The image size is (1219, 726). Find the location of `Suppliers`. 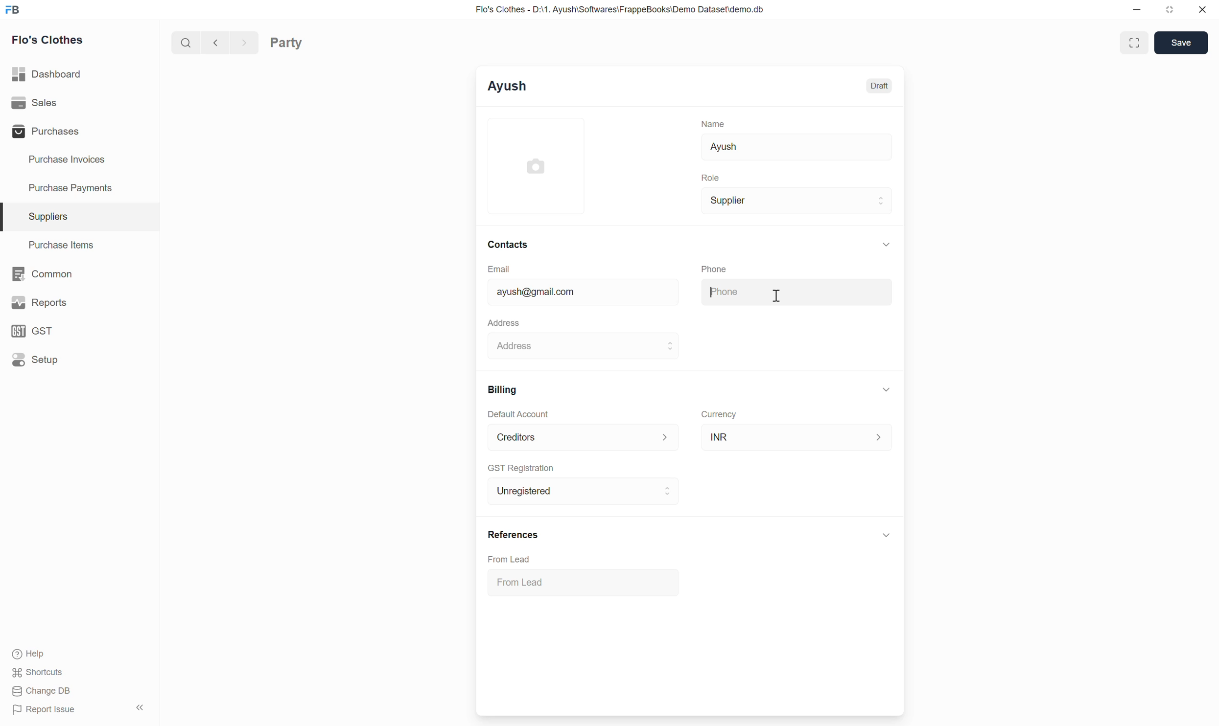

Suppliers is located at coordinates (80, 217).